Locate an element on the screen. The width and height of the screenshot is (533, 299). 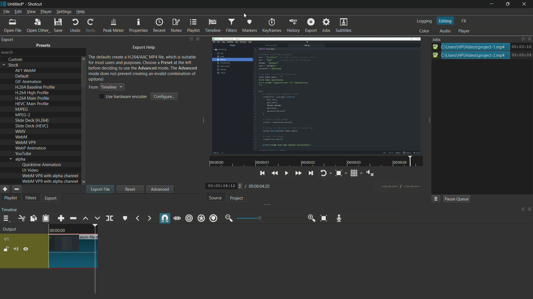
jobs menu is located at coordinates (436, 199).